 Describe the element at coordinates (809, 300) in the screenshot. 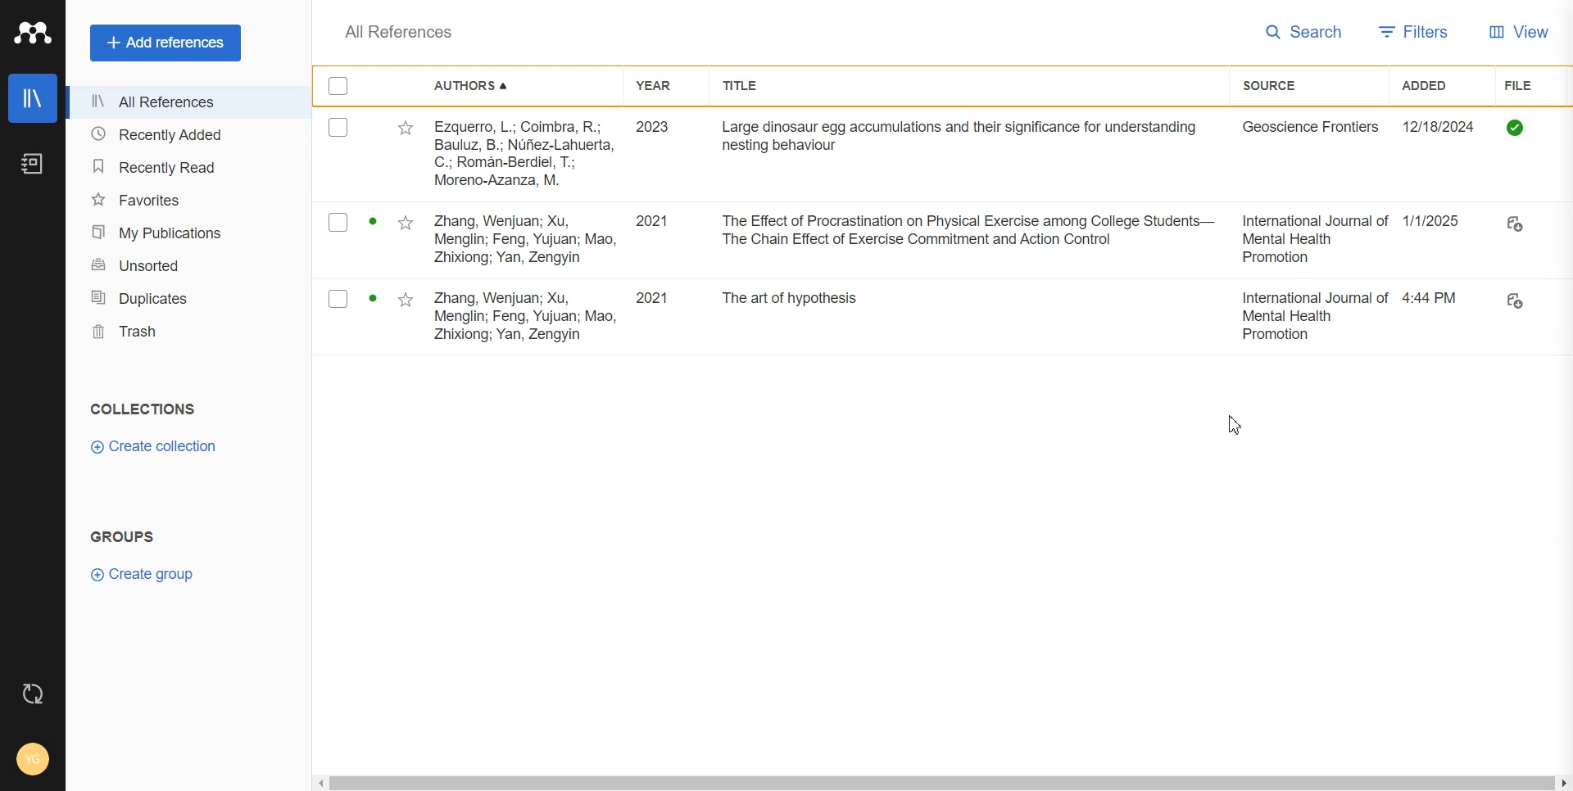

I see `The art of hypothesis` at that location.